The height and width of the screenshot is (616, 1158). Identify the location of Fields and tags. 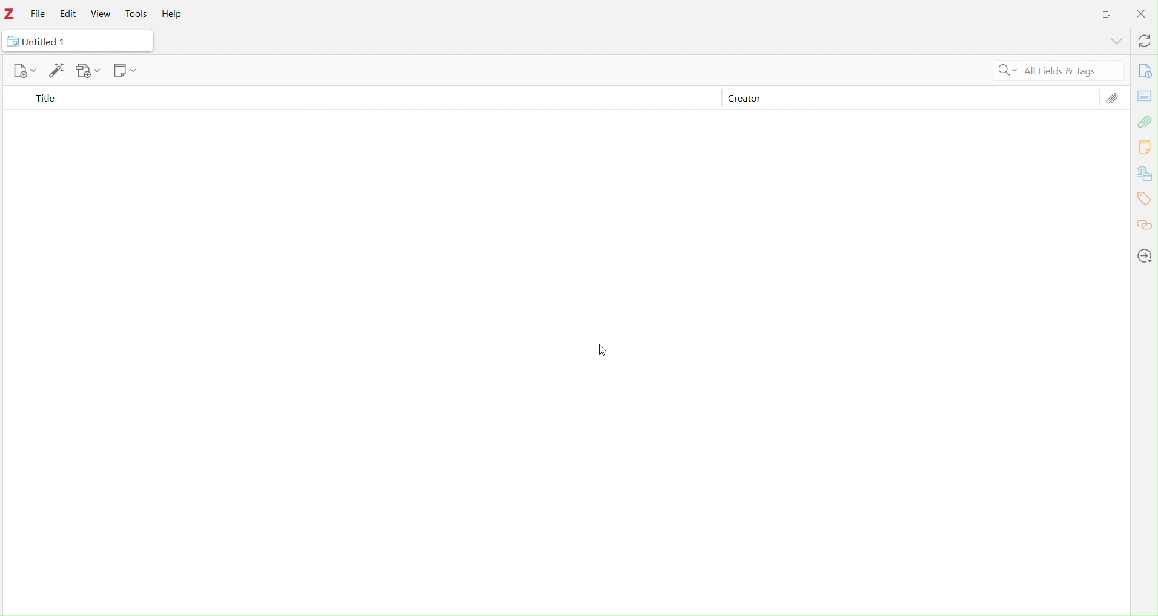
(1070, 72).